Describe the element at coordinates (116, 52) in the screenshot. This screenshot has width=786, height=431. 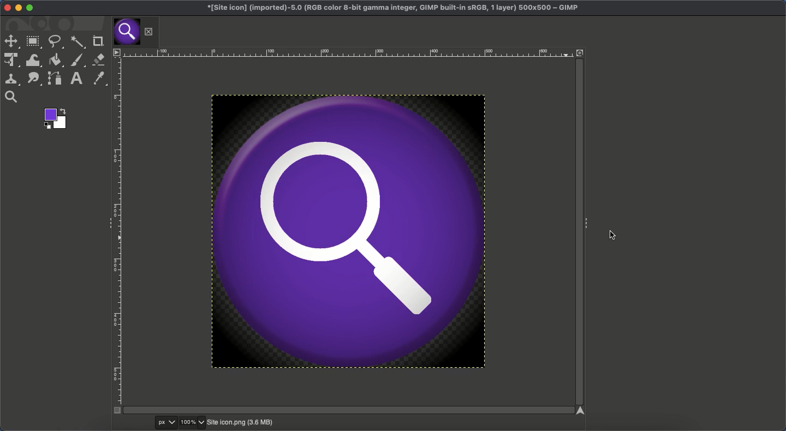
I see `Menu` at that location.